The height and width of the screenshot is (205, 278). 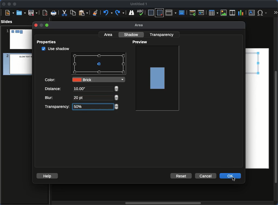 What do you see at coordinates (15, 5) in the screenshot?
I see `Maximize` at bounding box center [15, 5].